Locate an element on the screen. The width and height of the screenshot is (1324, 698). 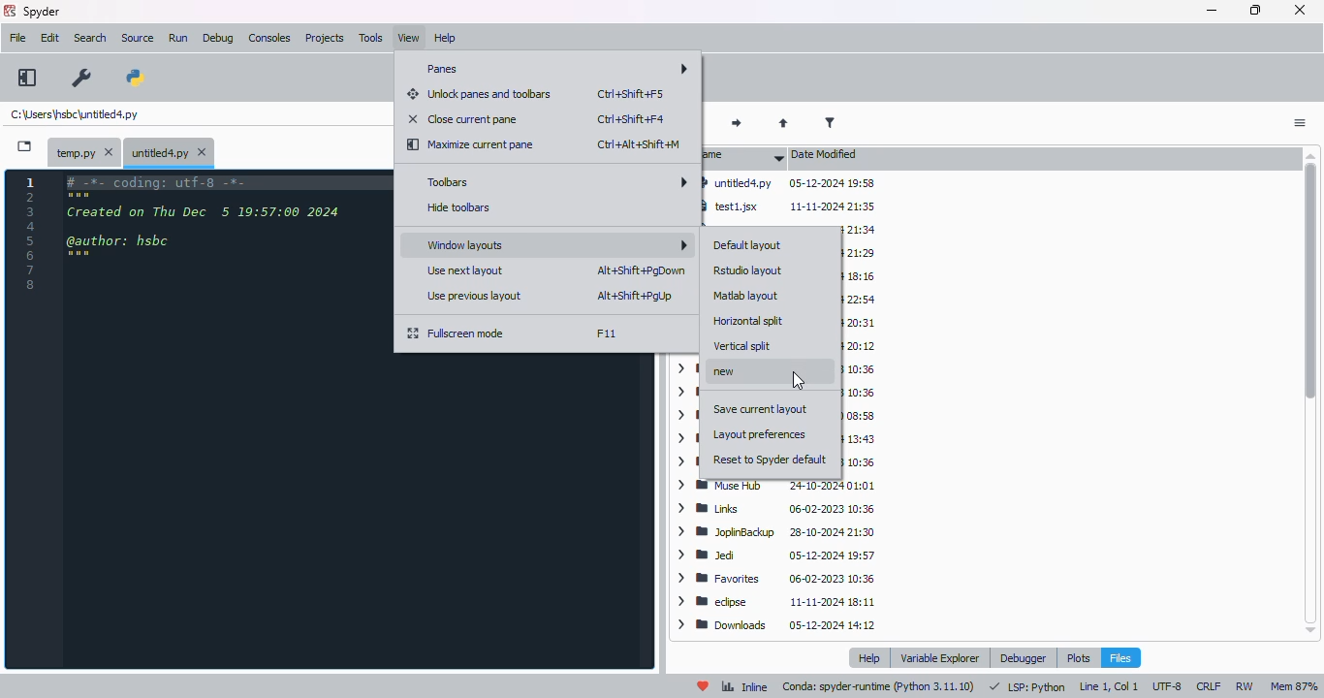
date modified is located at coordinates (825, 153).